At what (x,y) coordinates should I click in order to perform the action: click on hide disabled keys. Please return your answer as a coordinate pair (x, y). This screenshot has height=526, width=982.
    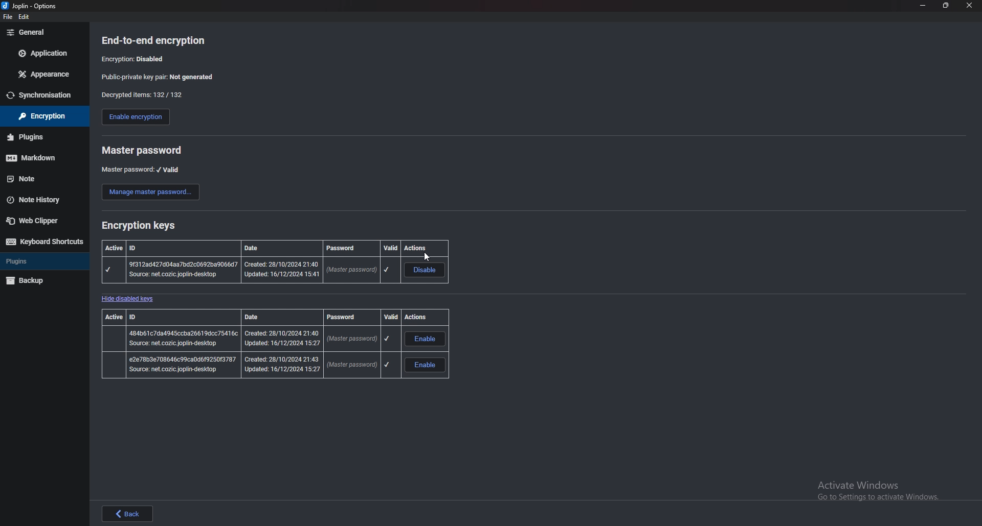
    Looking at the image, I should click on (131, 299).